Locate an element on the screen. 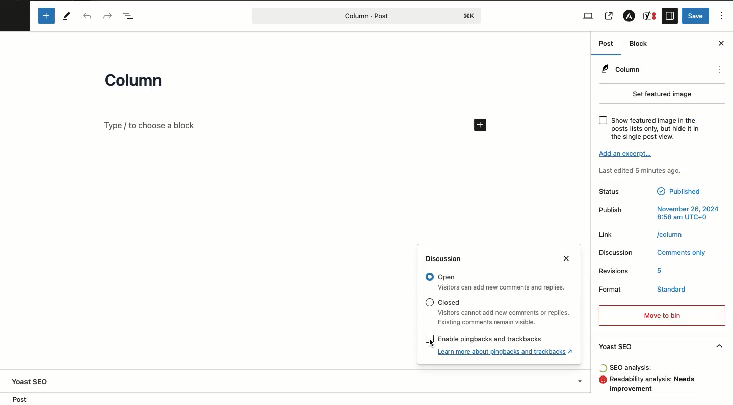  Closed is located at coordinates (504, 317).